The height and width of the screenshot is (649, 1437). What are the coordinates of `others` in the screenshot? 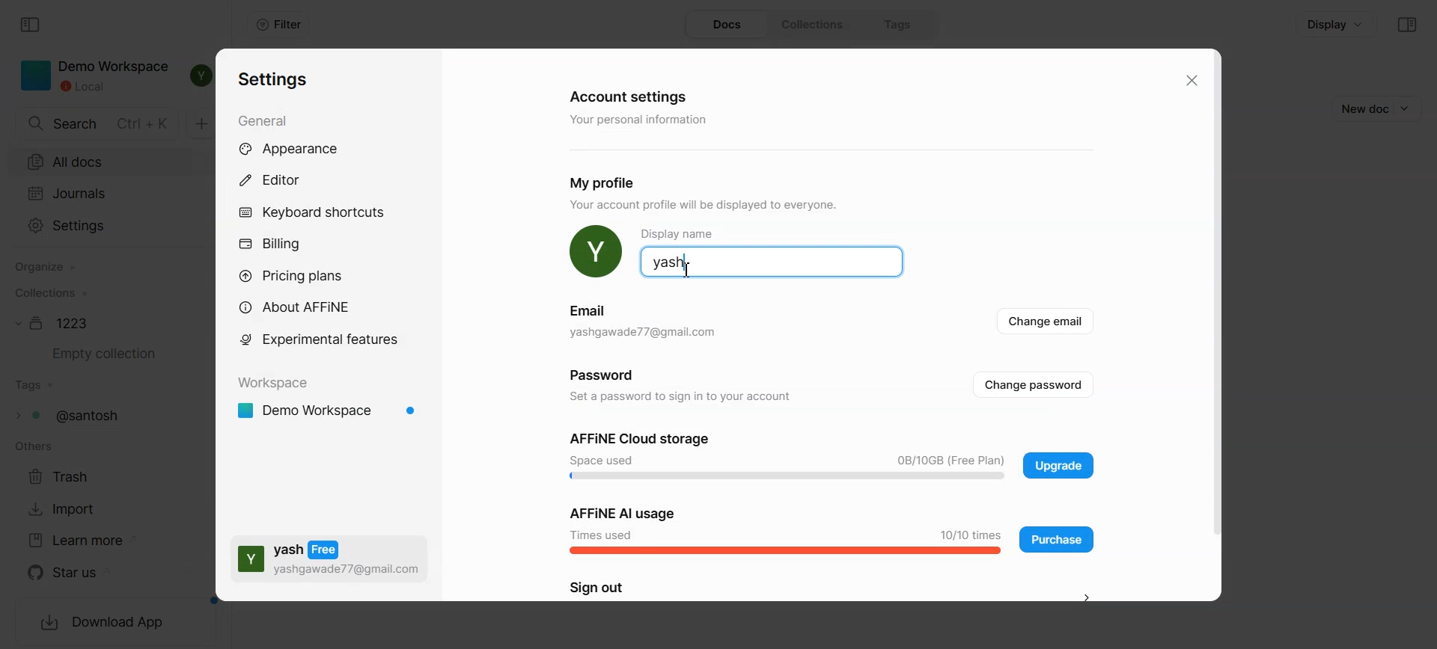 It's located at (31, 446).